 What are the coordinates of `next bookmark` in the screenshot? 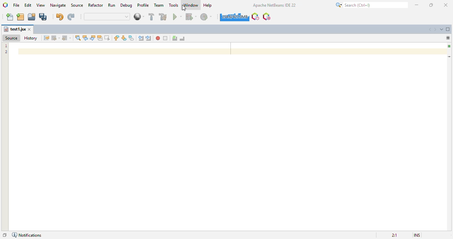 It's located at (124, 38).